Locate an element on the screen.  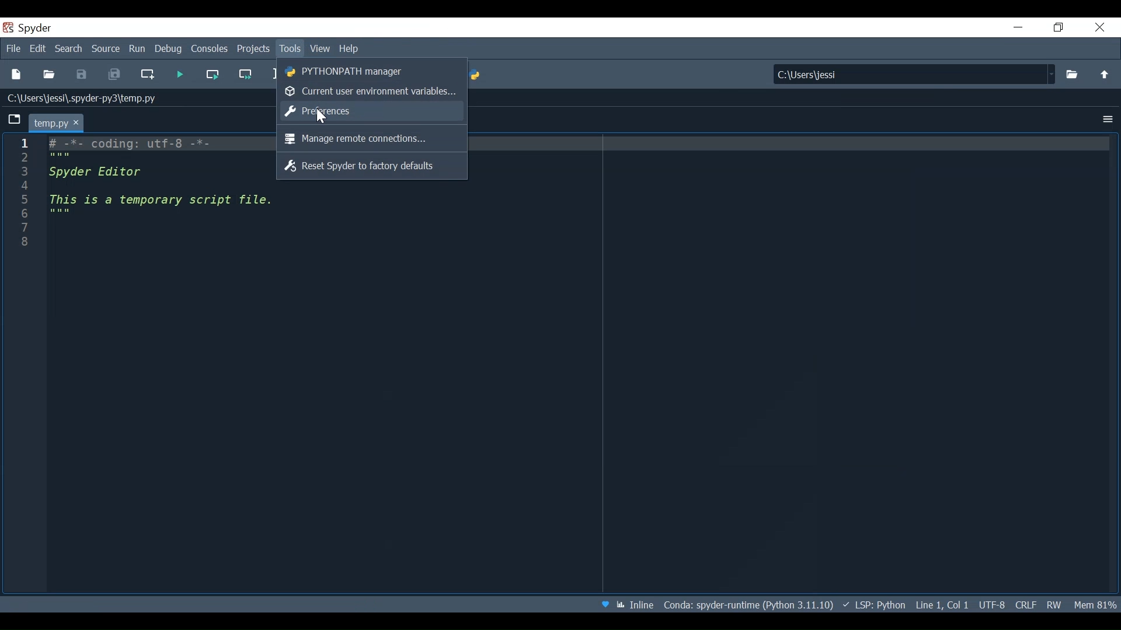
Line column is located at coordinates (23, 365).